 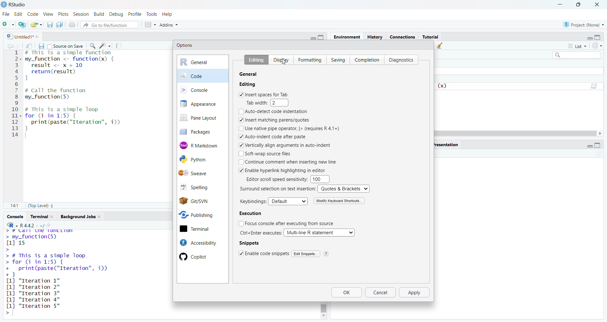 What do you see at coordinates (347, 293) in the screenshot?
I see `Ok` at bounding box center [347, 293].